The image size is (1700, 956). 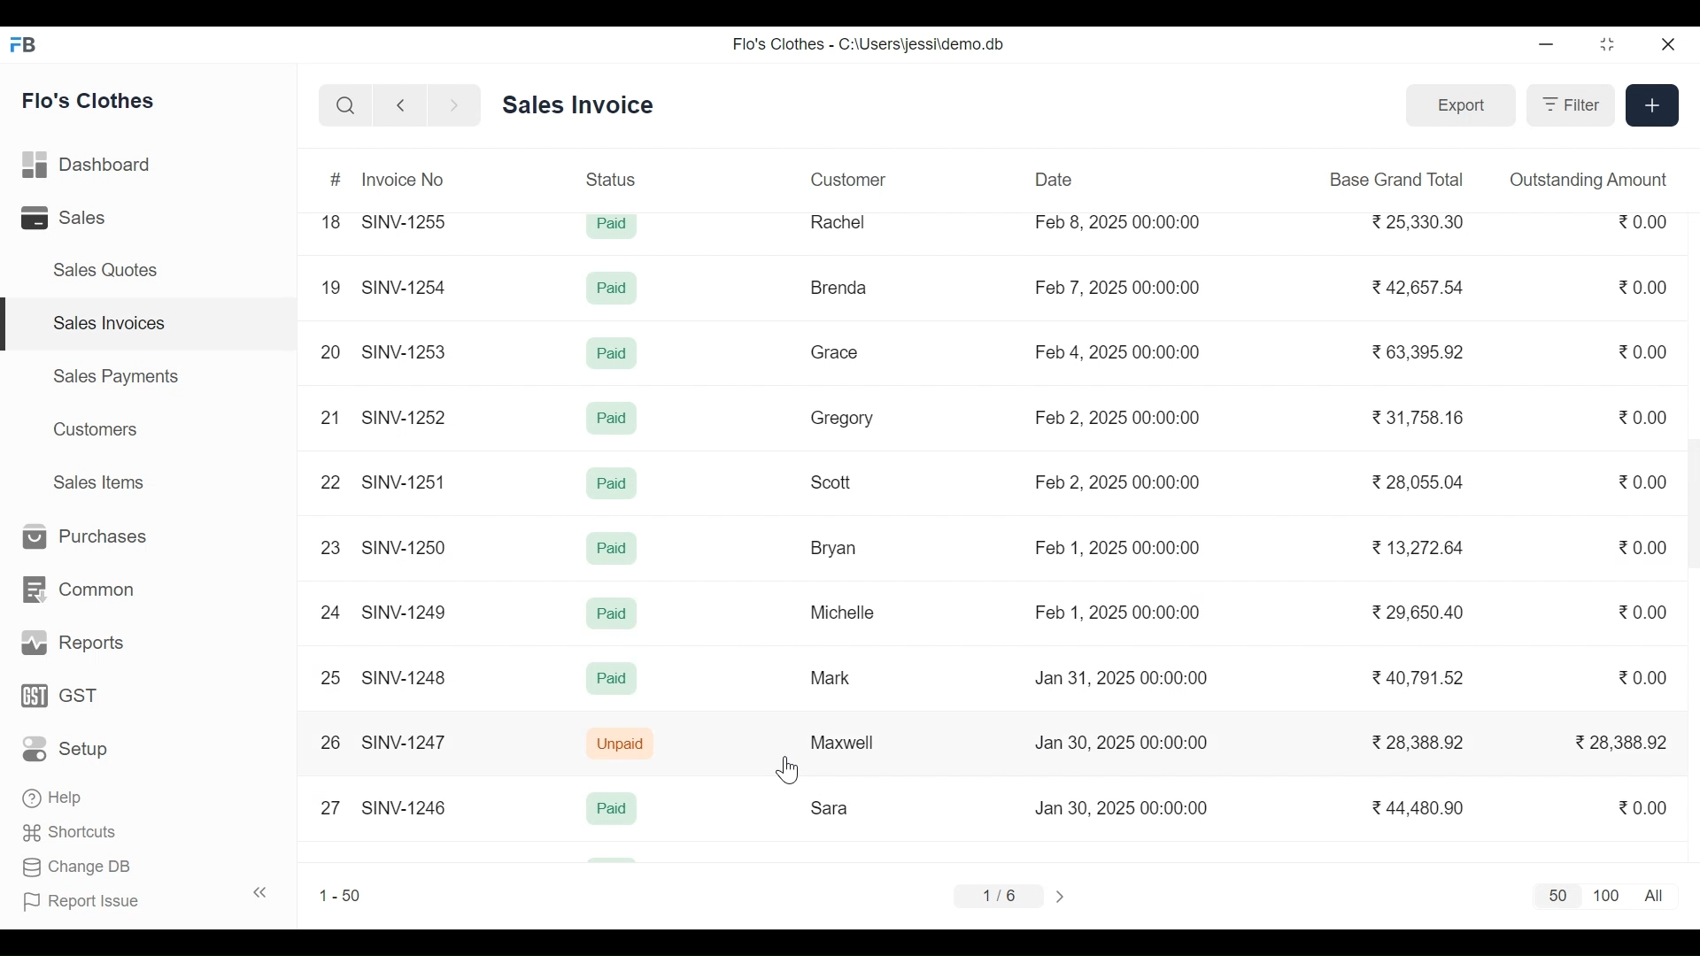 I want to click on 25,330.30, so click(x=1421, y=221).